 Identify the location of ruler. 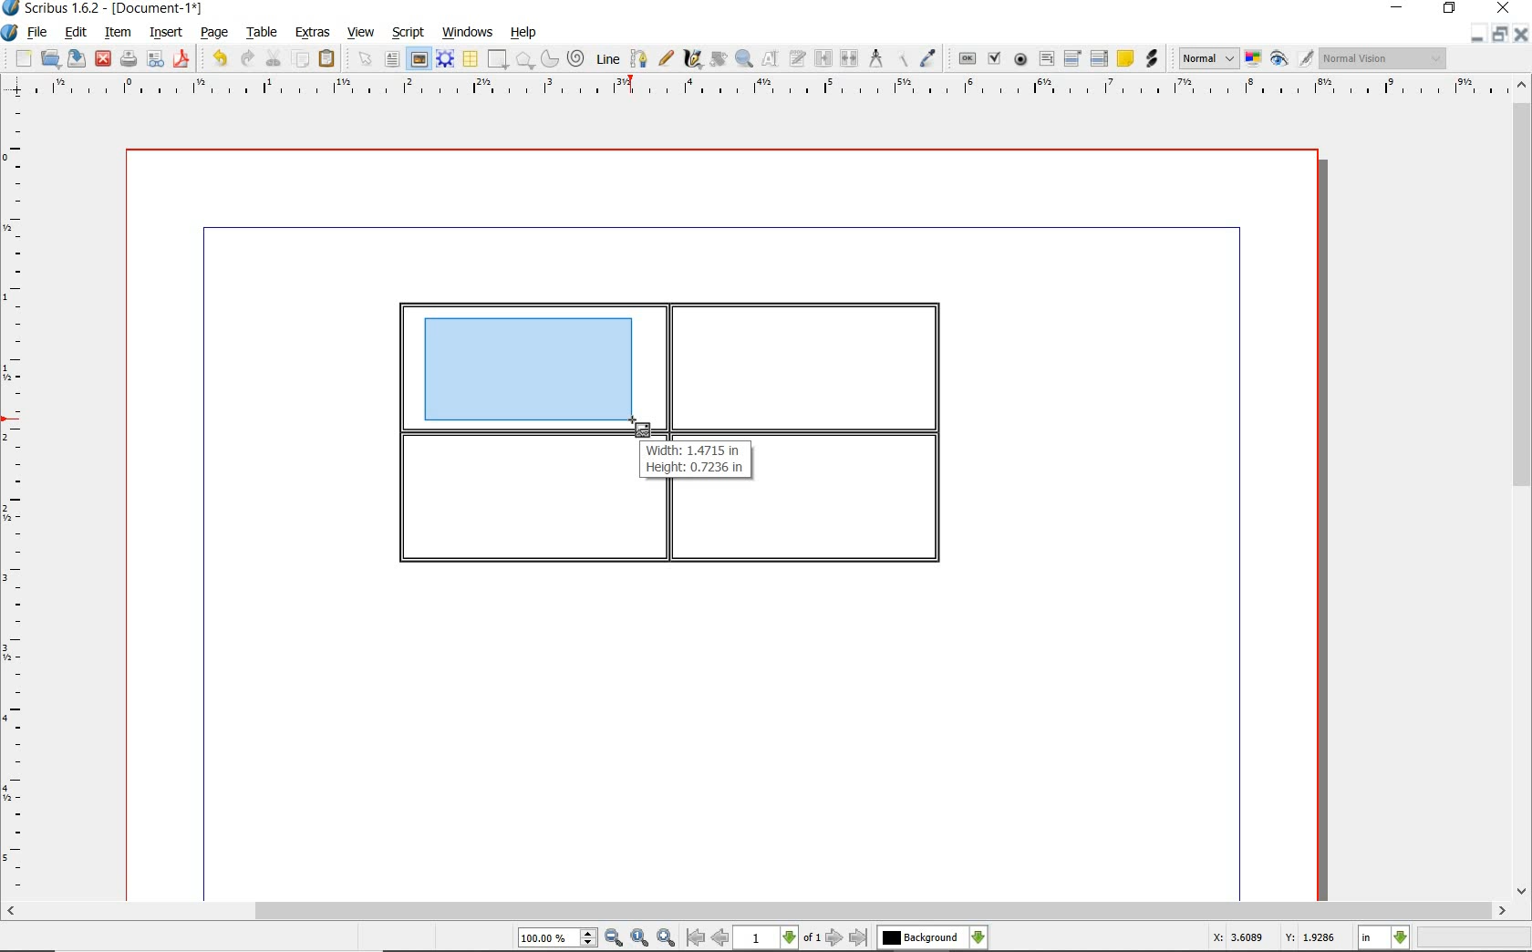
(17, 499).